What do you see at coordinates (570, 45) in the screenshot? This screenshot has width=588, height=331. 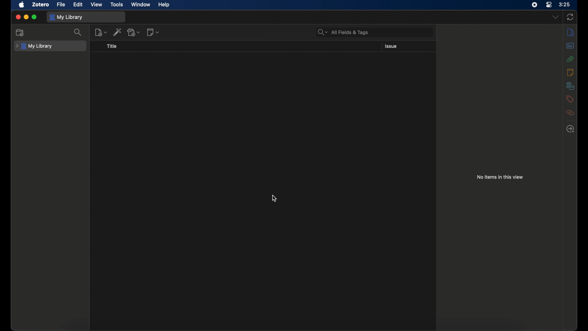 I see `abstract` at bounding box center [570, 45].